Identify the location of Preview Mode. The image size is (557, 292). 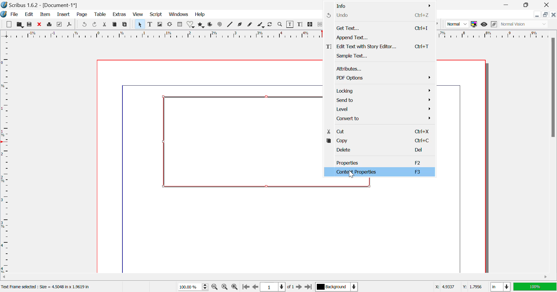
(484, 25).